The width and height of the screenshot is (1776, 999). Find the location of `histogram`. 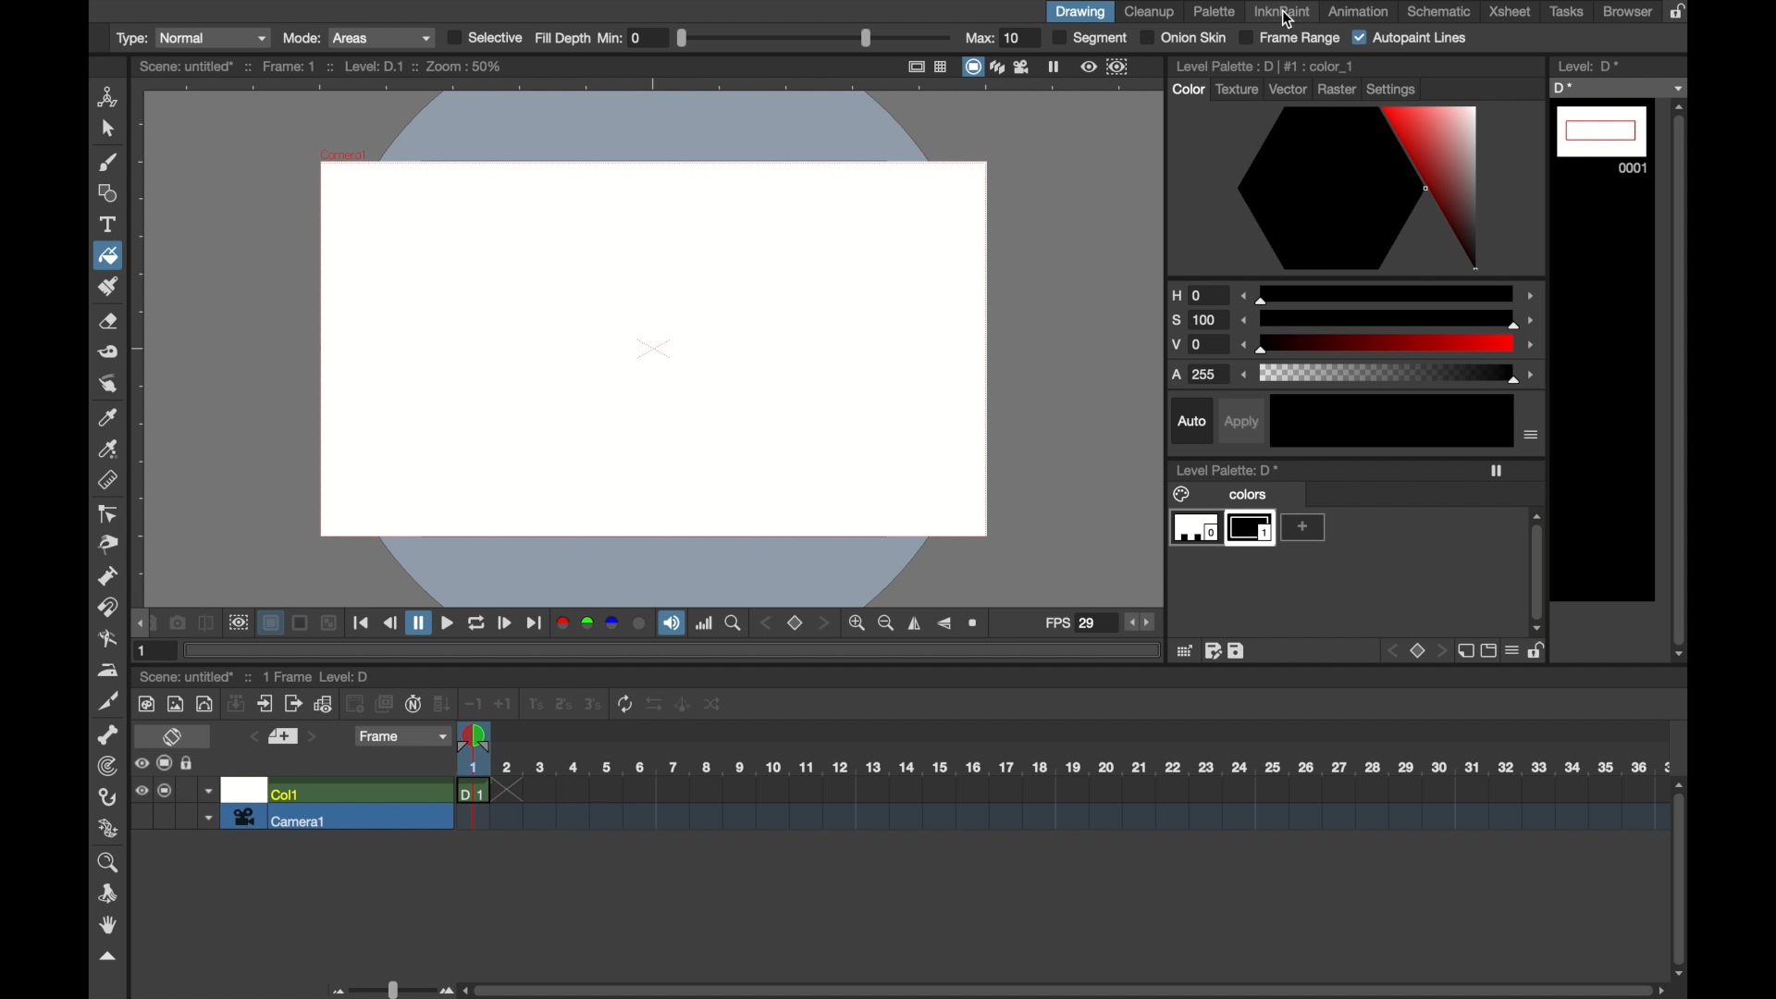

histogram is located at coordinates (704, 623).